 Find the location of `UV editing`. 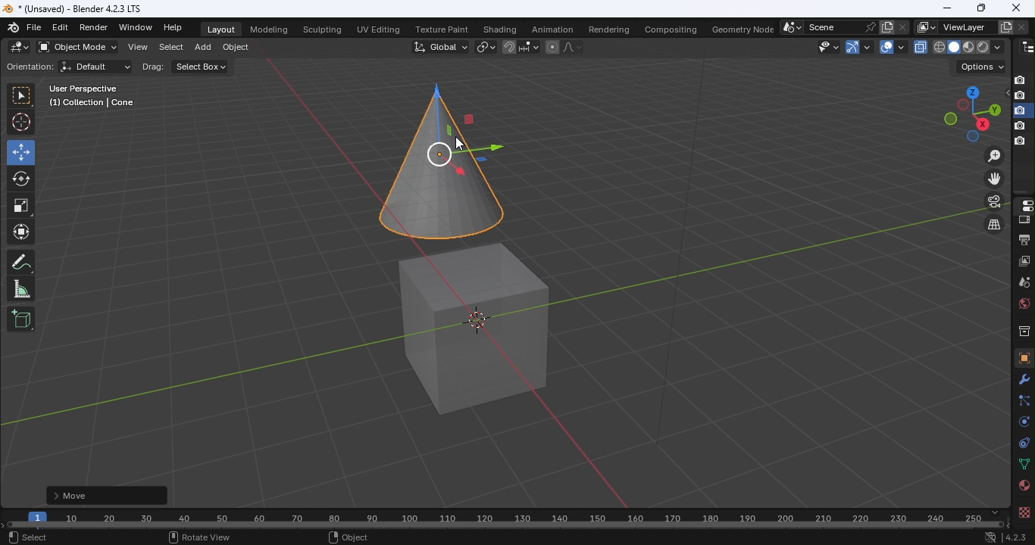

UV editing is located at coordinates (381, 27).